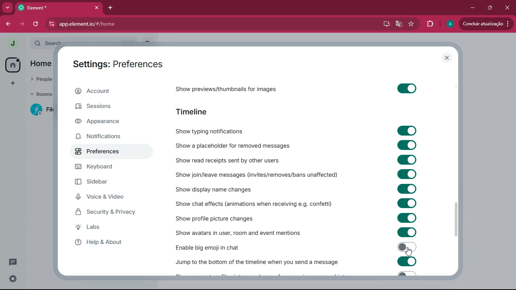 This screenshot has height=290, width=516. What do you see at coordinates (459, 219) in the screenshot?
I see `Vertical scrollbar` at bounding box center [459, 219].